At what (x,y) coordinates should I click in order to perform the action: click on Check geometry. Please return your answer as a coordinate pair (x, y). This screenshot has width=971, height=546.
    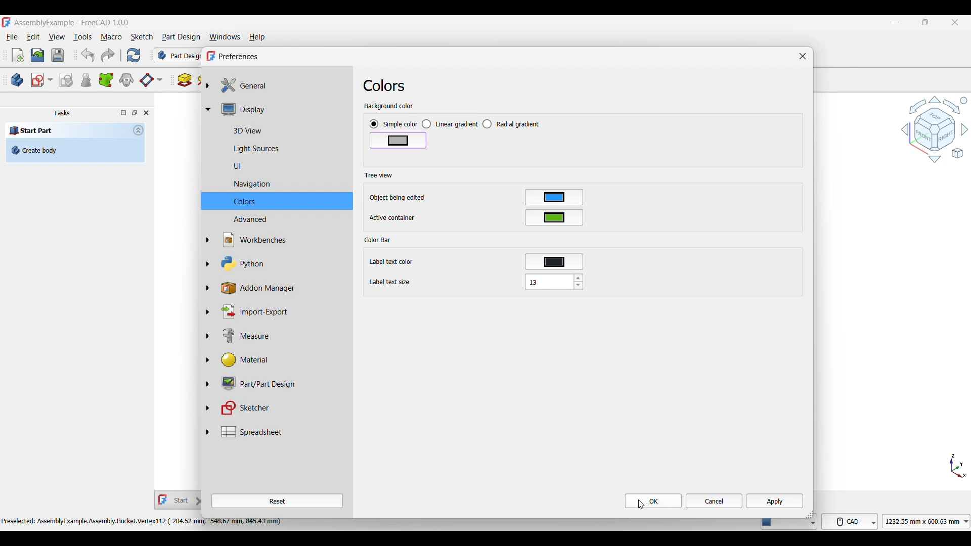
    Looking at the image, I should click on (85, 80).